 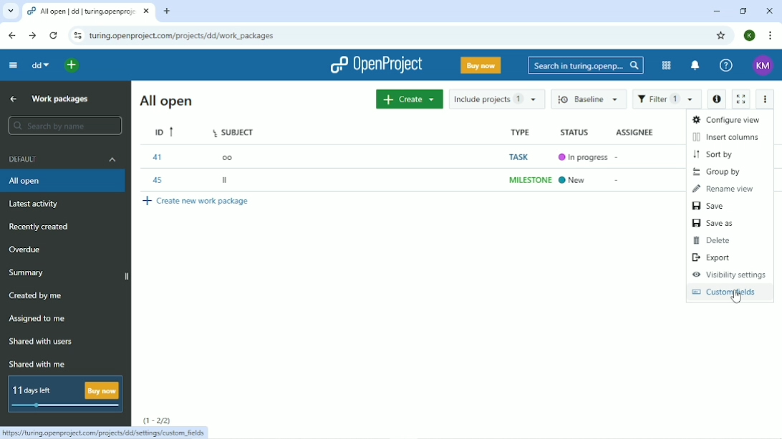 I want to click on Bookmark this tab, so click(x=722, y=36).